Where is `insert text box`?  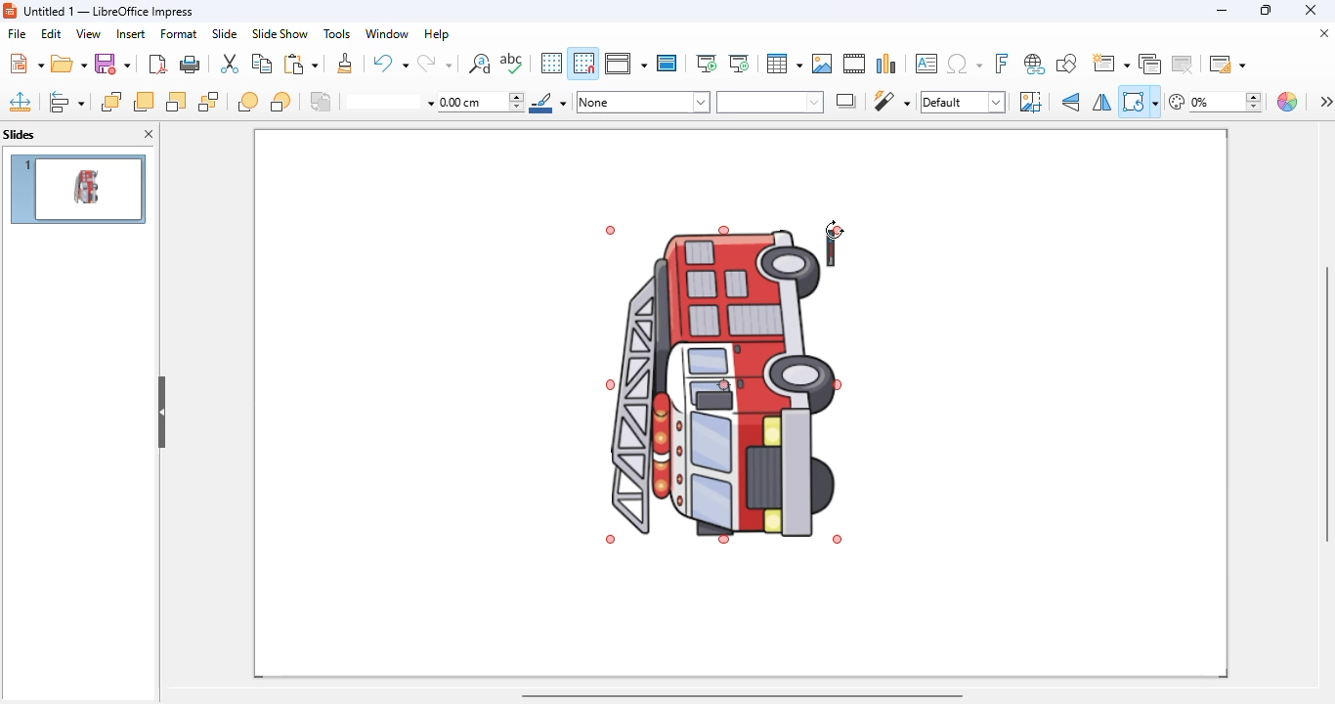
insert text box is located at coordinates (926, 64).